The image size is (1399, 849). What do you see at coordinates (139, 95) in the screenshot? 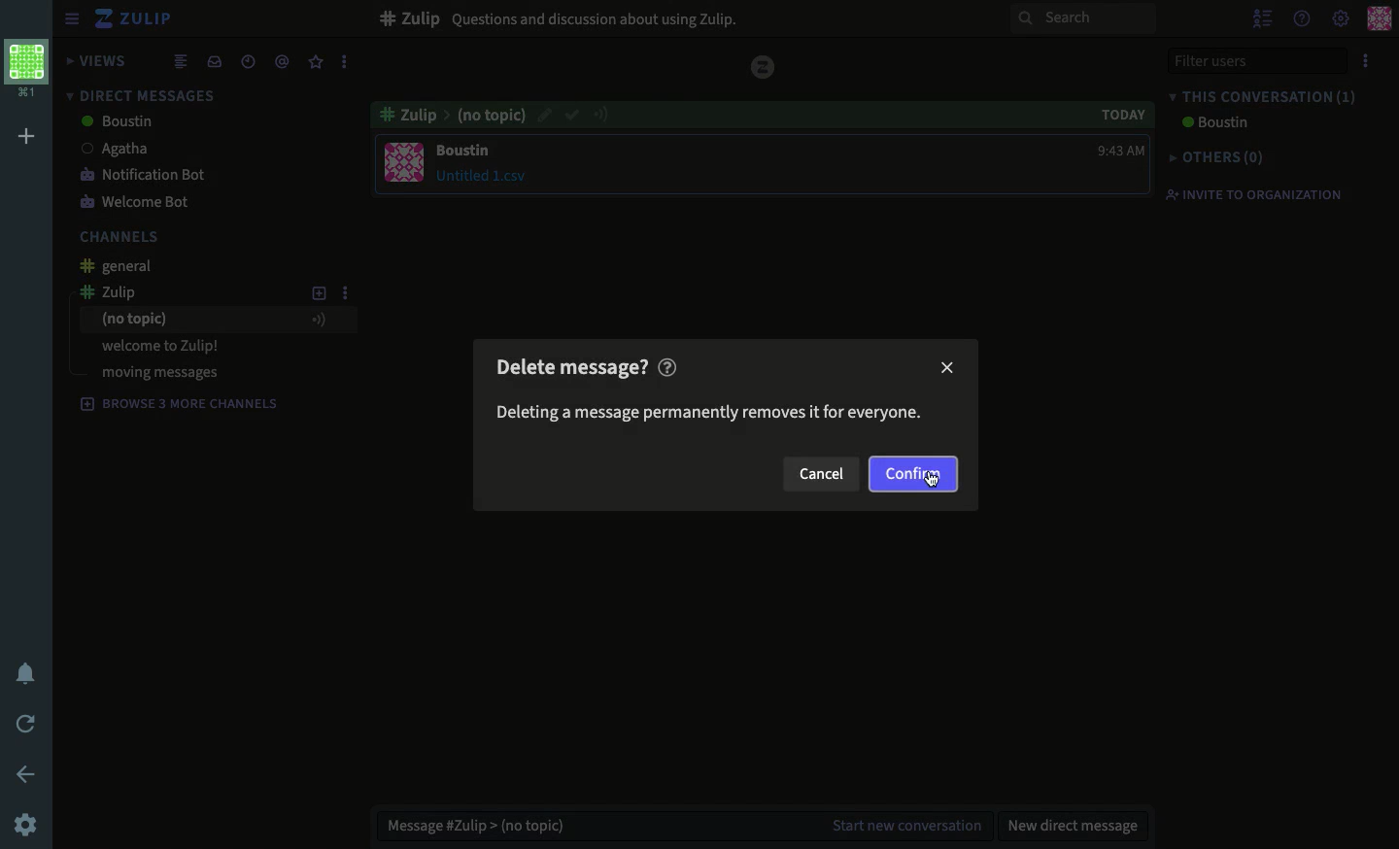
I see `direct messages` at bounding box center [139, 95].